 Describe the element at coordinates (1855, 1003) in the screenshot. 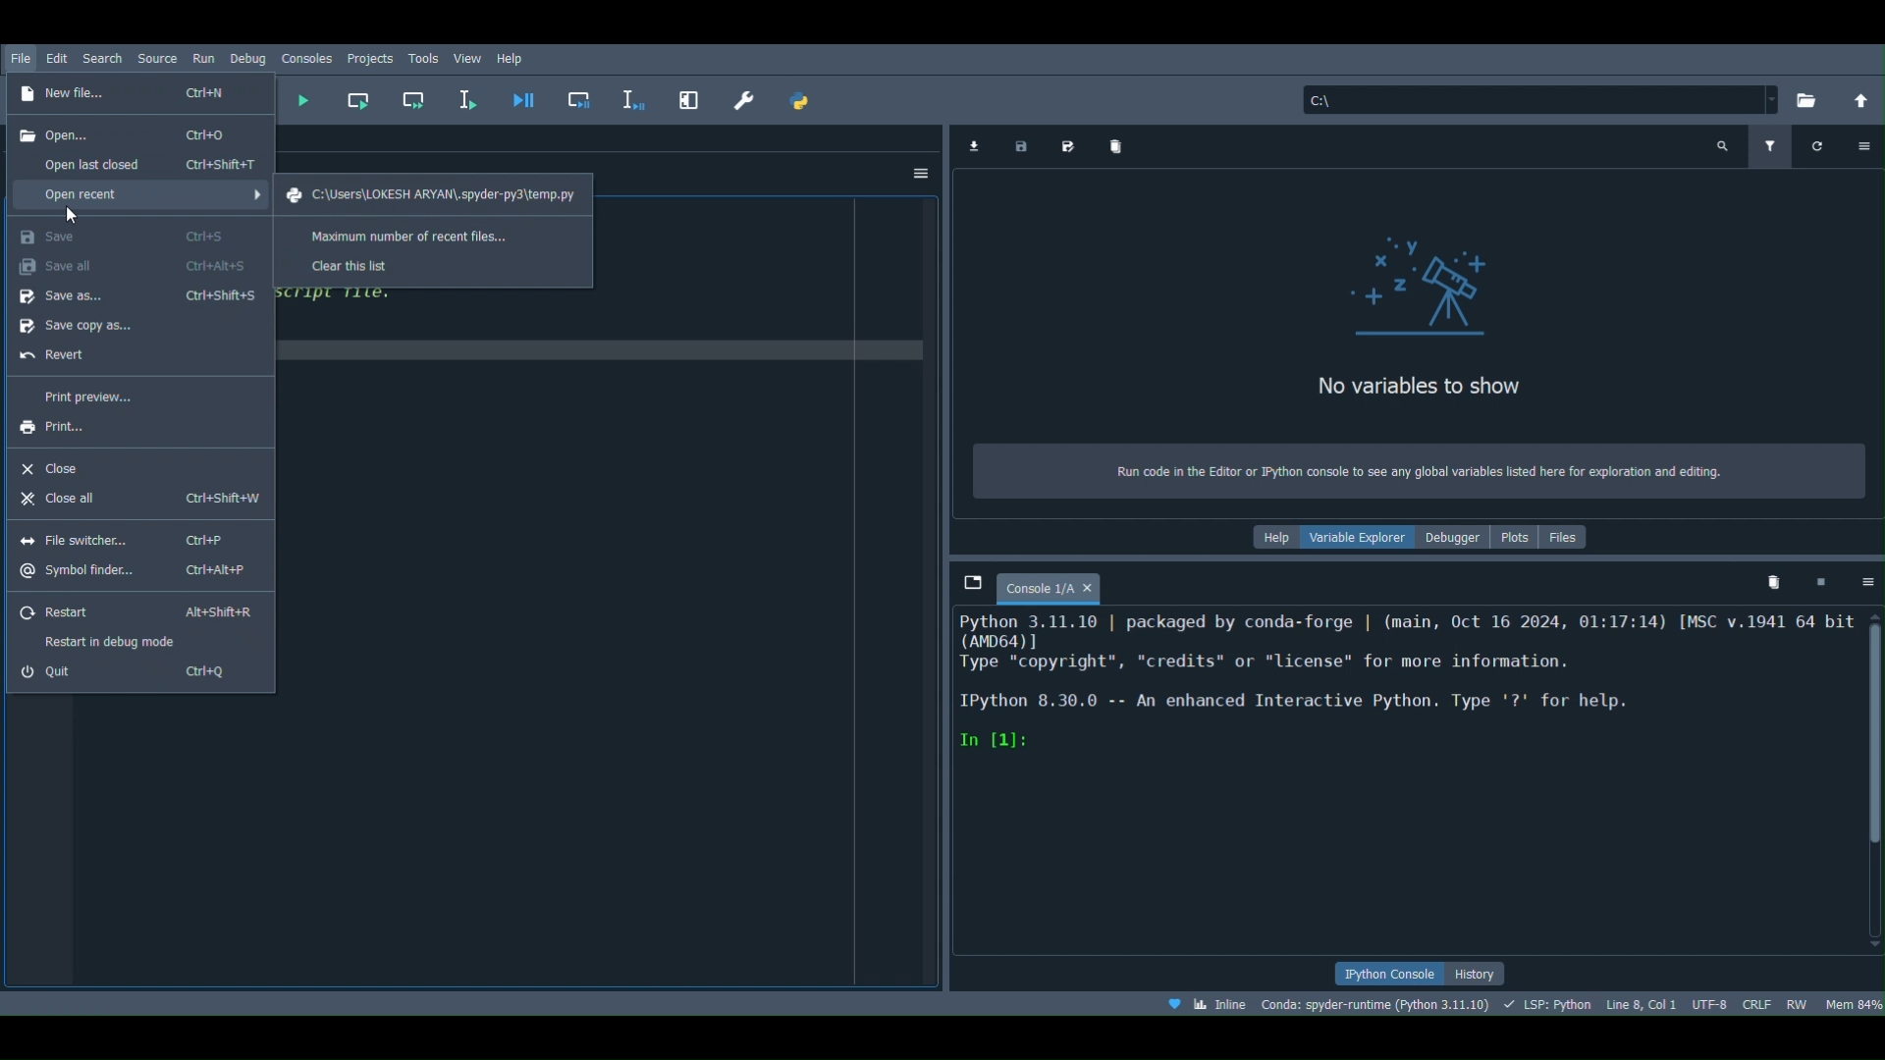

I see `Global memory usage` at that location.